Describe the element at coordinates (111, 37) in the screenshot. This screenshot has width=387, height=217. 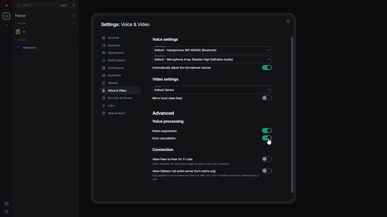
I see `account` at that location.